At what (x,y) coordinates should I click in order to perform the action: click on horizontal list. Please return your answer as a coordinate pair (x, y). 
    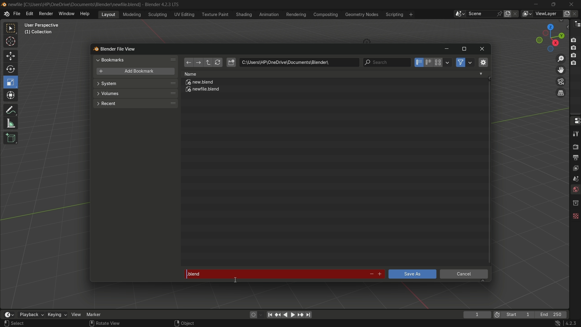
    Looking at the image, I should click on (428, 62).